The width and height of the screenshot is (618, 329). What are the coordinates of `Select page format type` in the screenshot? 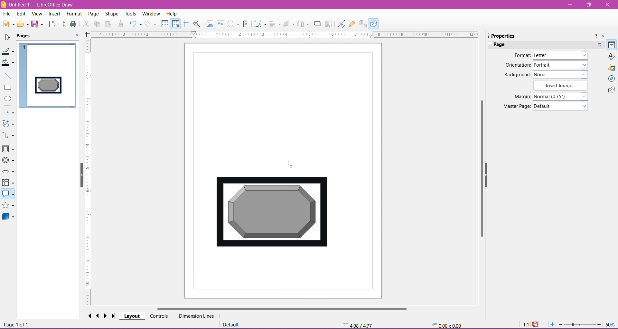 It's located at (560, 55).